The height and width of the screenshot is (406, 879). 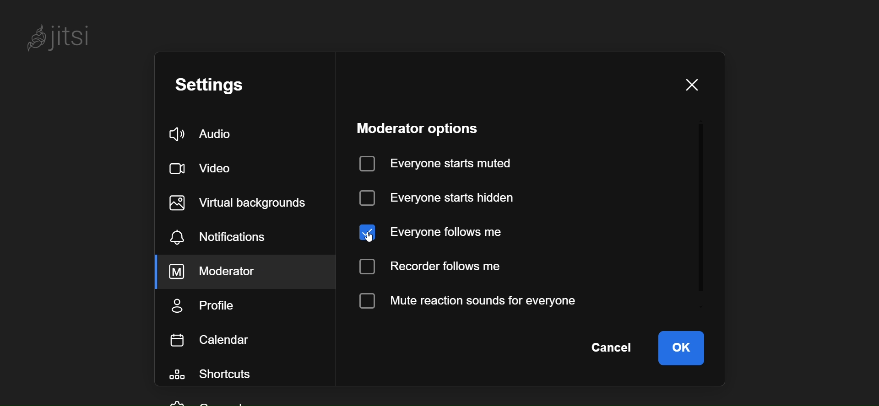 I want to click on jitsi, so click(x=60, y=35).